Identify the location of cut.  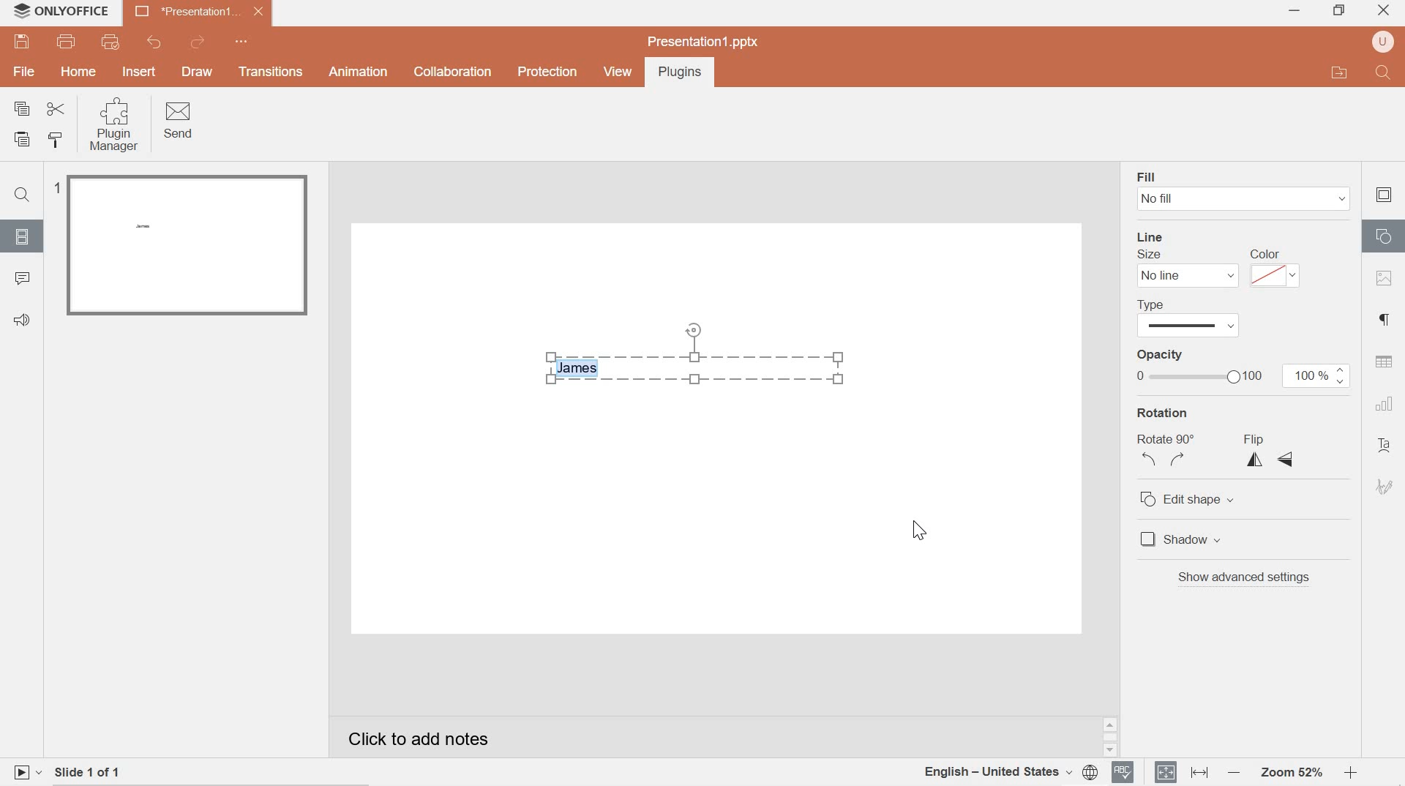
(56, 108).